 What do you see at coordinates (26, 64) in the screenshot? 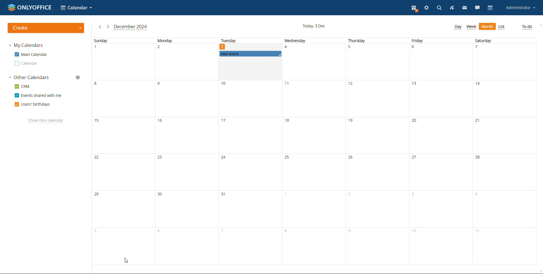
I see `other calendar` at bounding box center [26, 64].